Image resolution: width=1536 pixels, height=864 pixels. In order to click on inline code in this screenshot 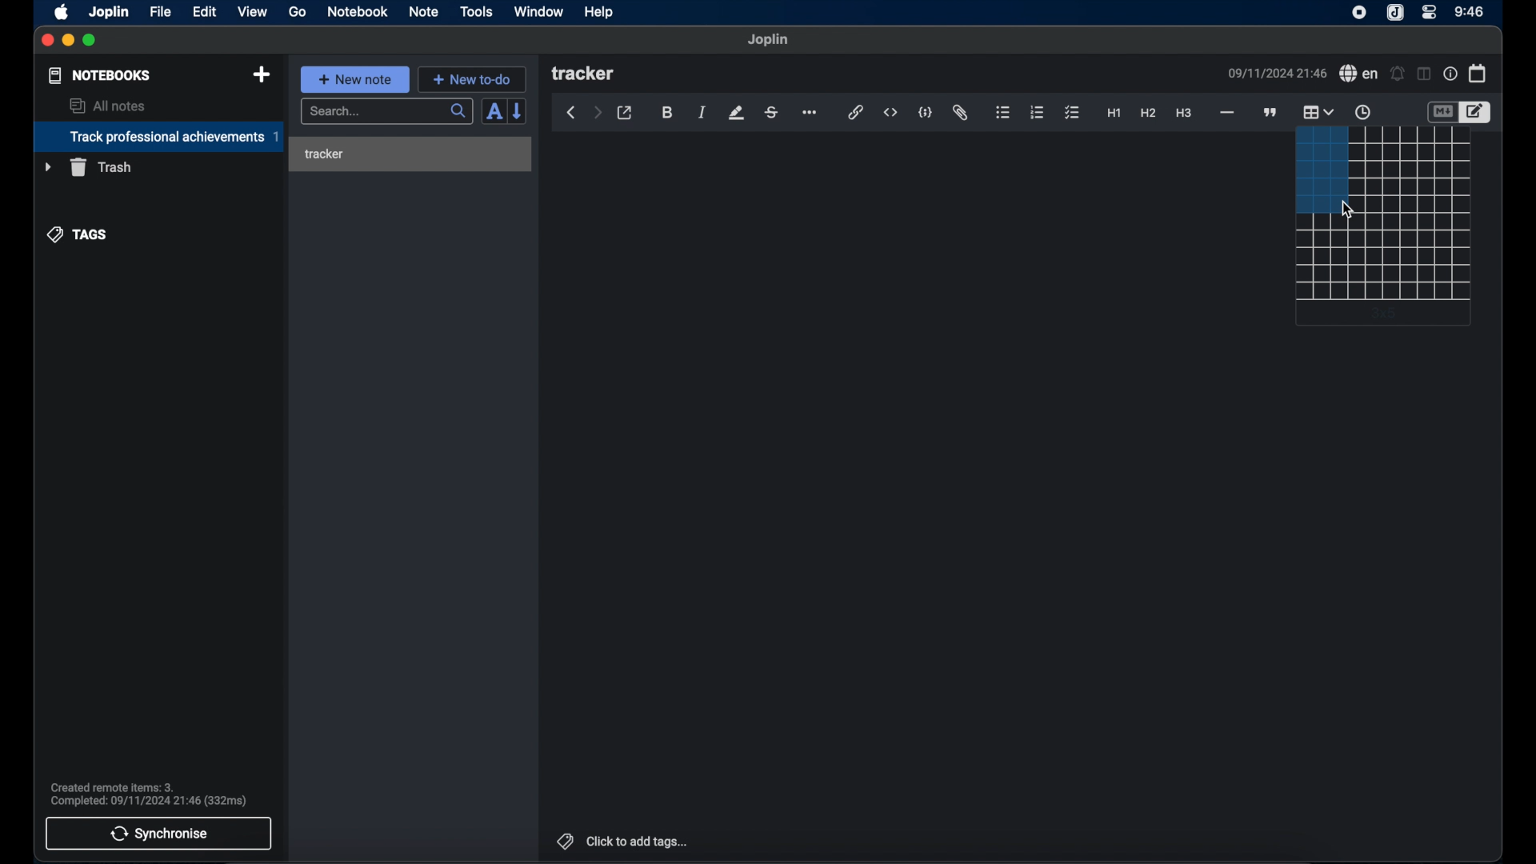, I will do `click(890, 113)`.